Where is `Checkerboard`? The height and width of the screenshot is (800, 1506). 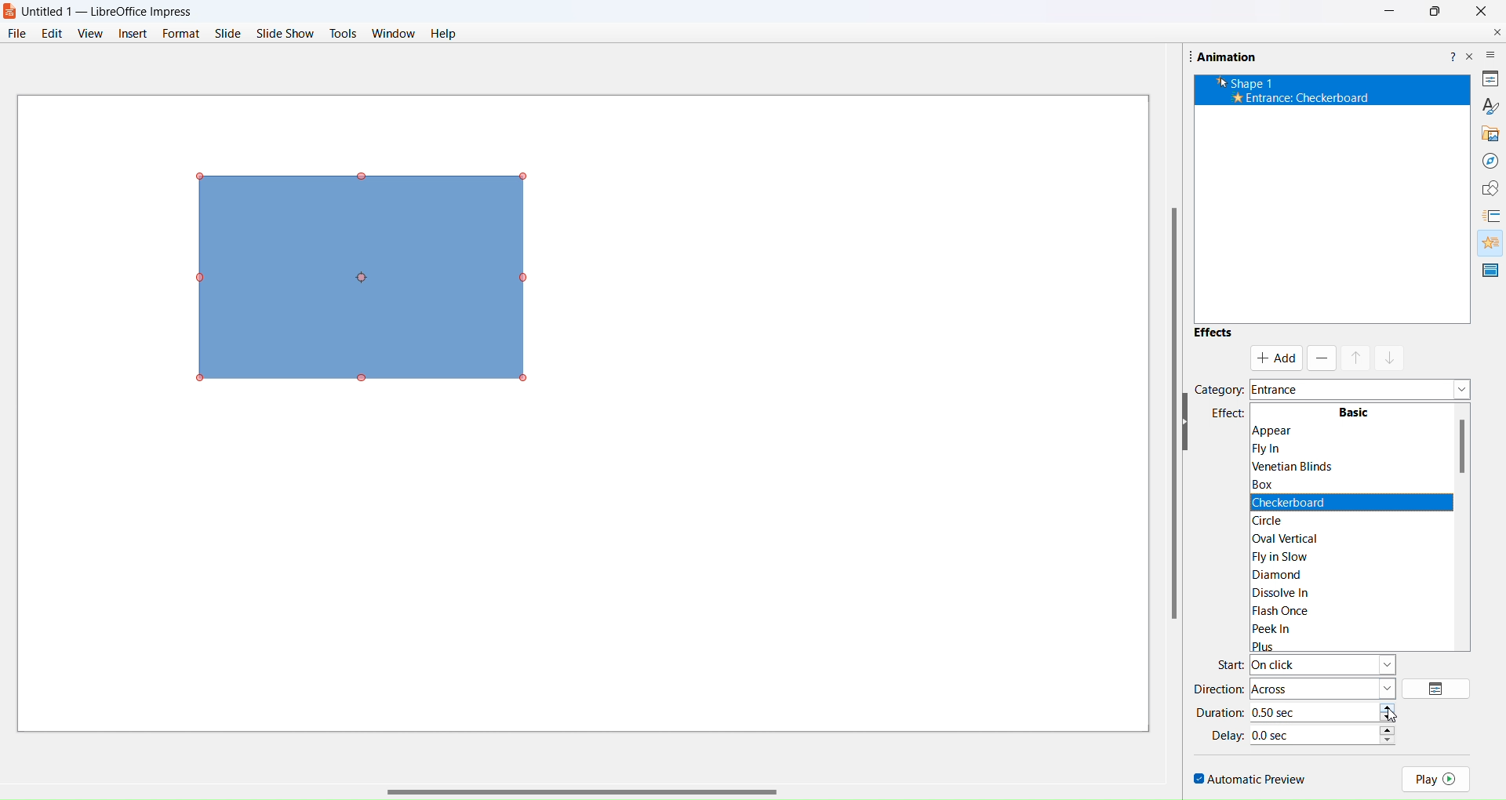
Checkerboard is located at coordinates (1293, 501).